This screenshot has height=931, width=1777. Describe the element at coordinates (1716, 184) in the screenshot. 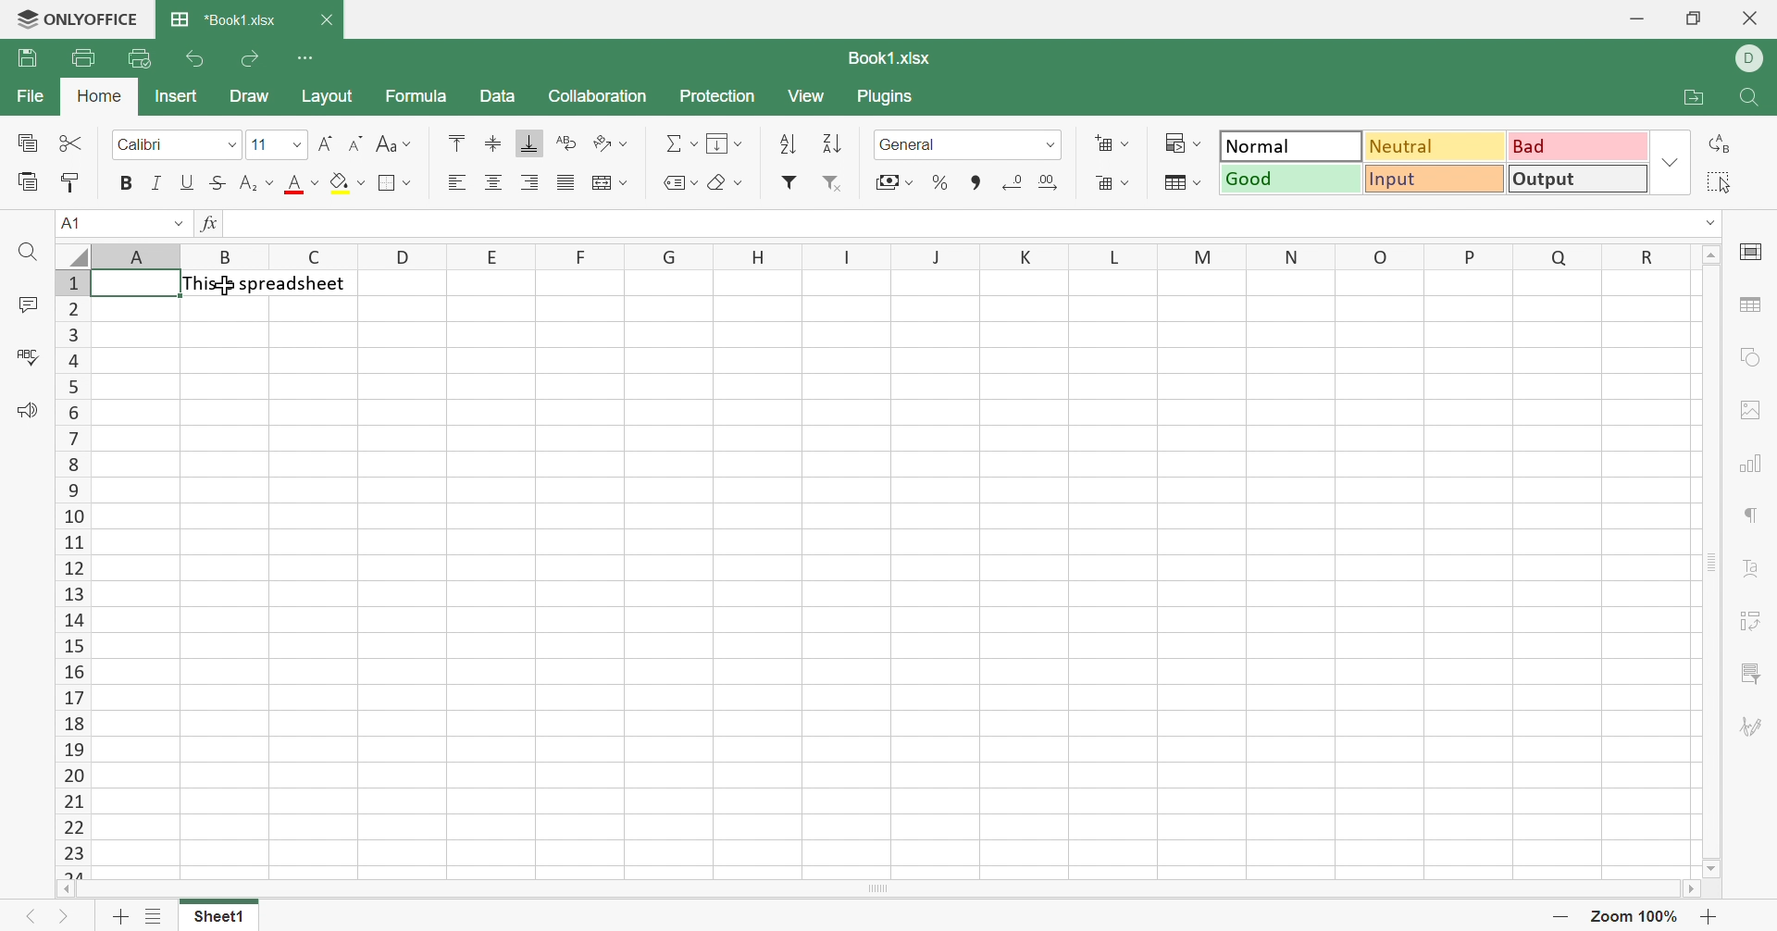

I see `Select all` at that location.